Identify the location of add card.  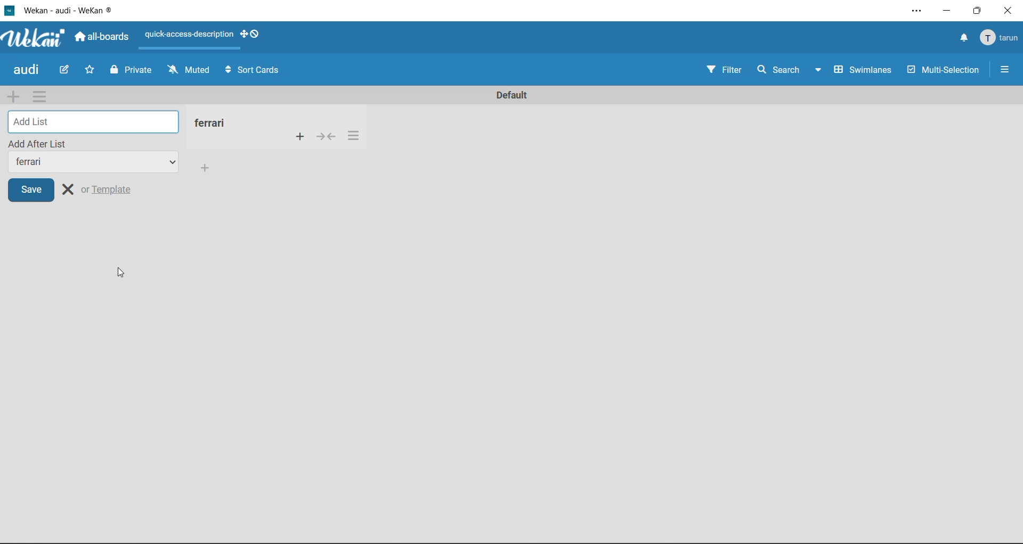
(302, 137).